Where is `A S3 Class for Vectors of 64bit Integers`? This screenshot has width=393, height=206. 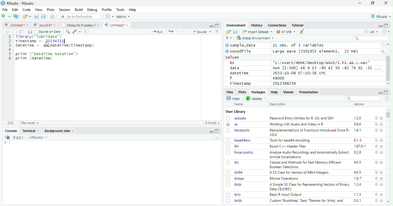
A S3 Class for Vectors of 64bit Integers is located at coordinates (300, 173).